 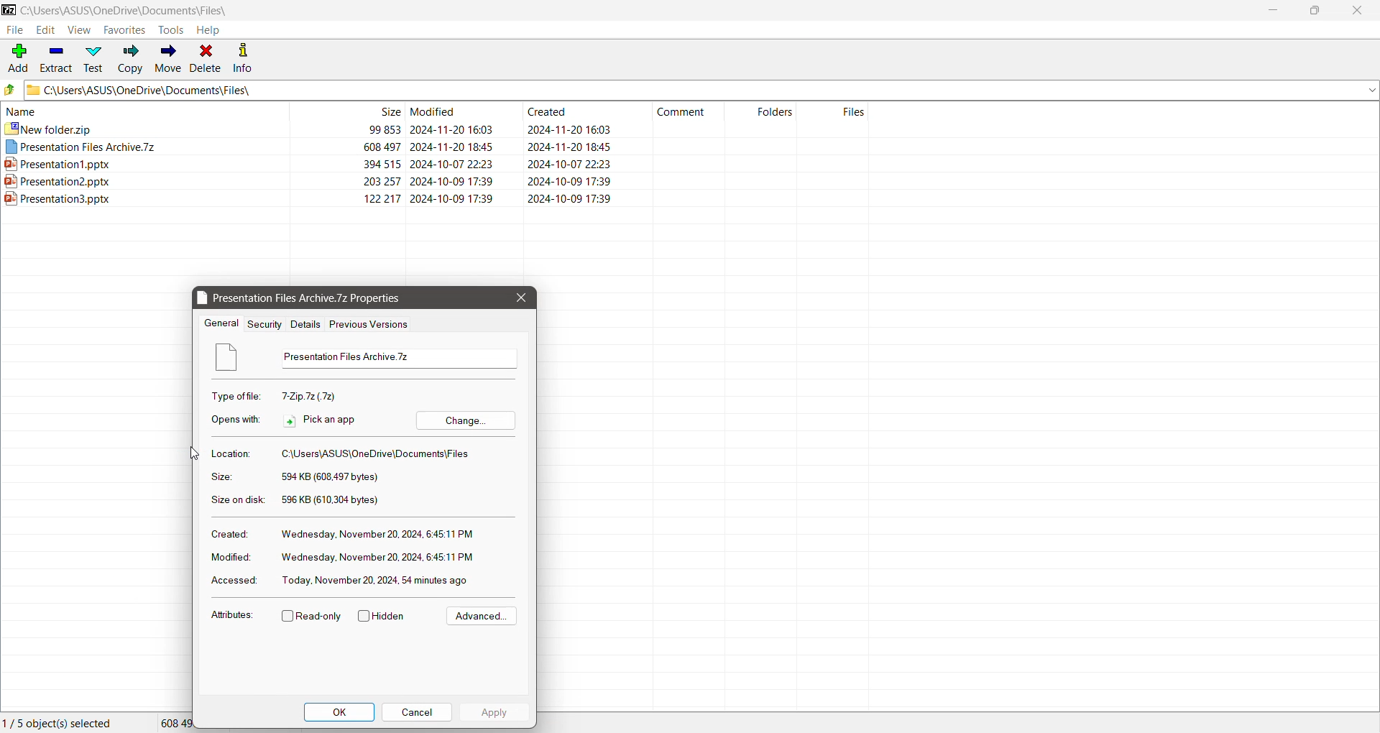 What do you see at coordinates (431, 162) in the screenshot?
I see `ppt1` at bounding box center [431, 162].